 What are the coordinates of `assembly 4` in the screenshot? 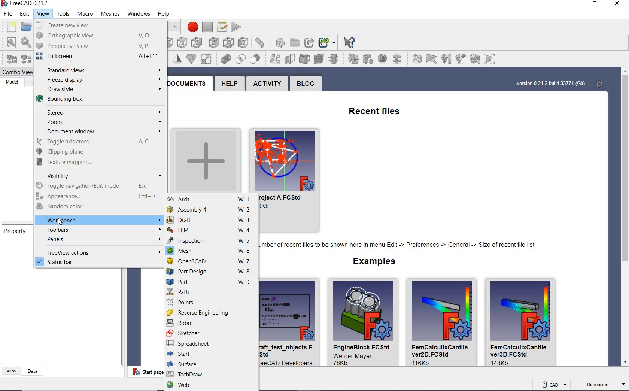 It's located at (211, 210).